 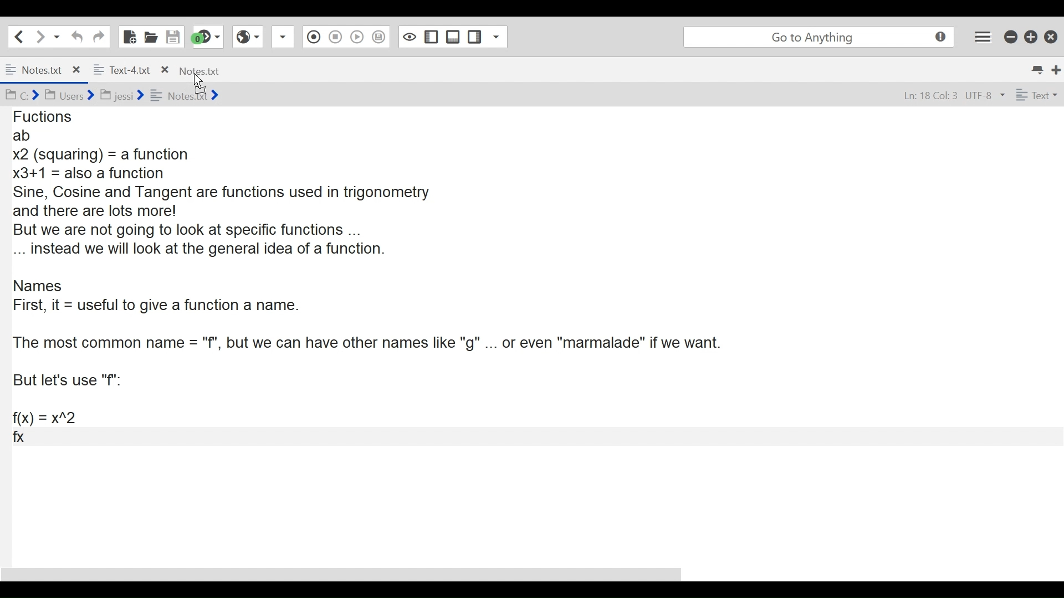 I want to click on Show/Hide Right Pane , so click(x=475, y=37).